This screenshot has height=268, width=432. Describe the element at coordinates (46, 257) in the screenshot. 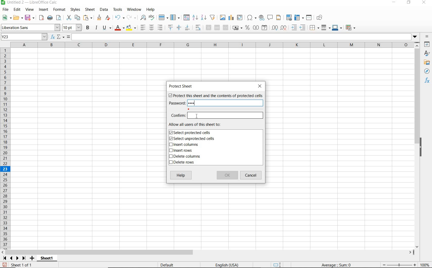

I see `sheet 1` at that location.